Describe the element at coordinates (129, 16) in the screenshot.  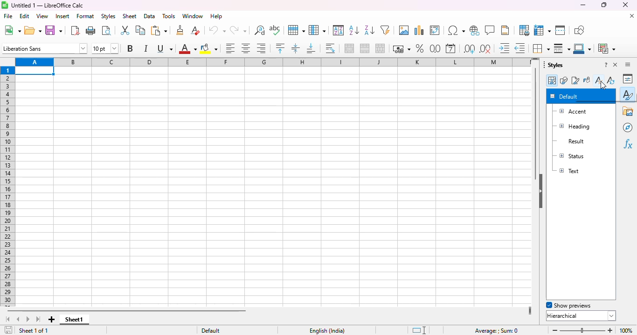
I see `sheet` at that location.